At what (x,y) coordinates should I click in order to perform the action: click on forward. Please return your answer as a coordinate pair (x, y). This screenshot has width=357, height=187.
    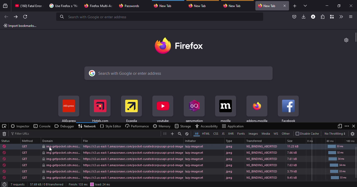
    Looking at the image, I should click on (15, 17).